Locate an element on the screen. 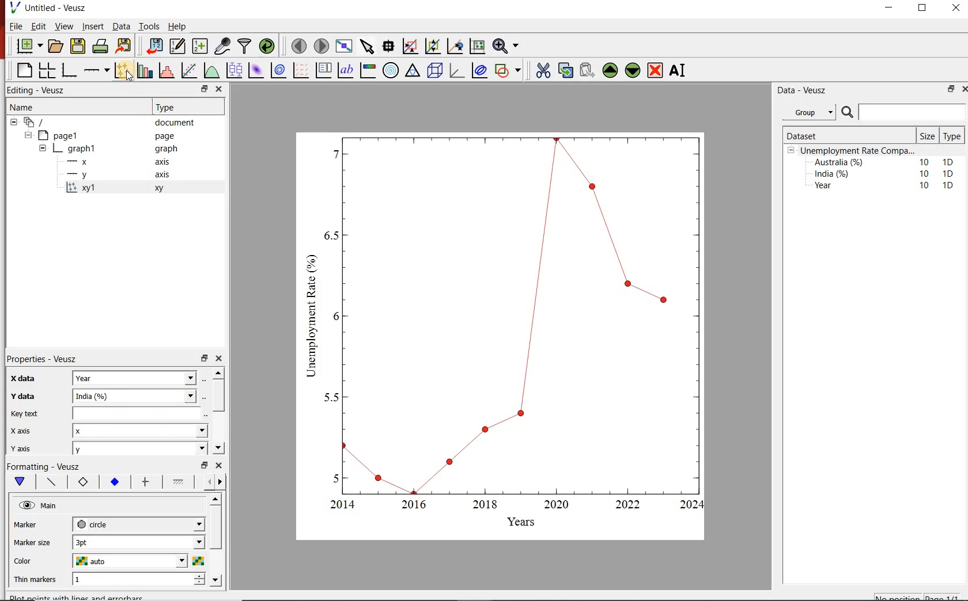 This screenshot has width=968, height=601. image color bar is located at coordinates (368, 71).